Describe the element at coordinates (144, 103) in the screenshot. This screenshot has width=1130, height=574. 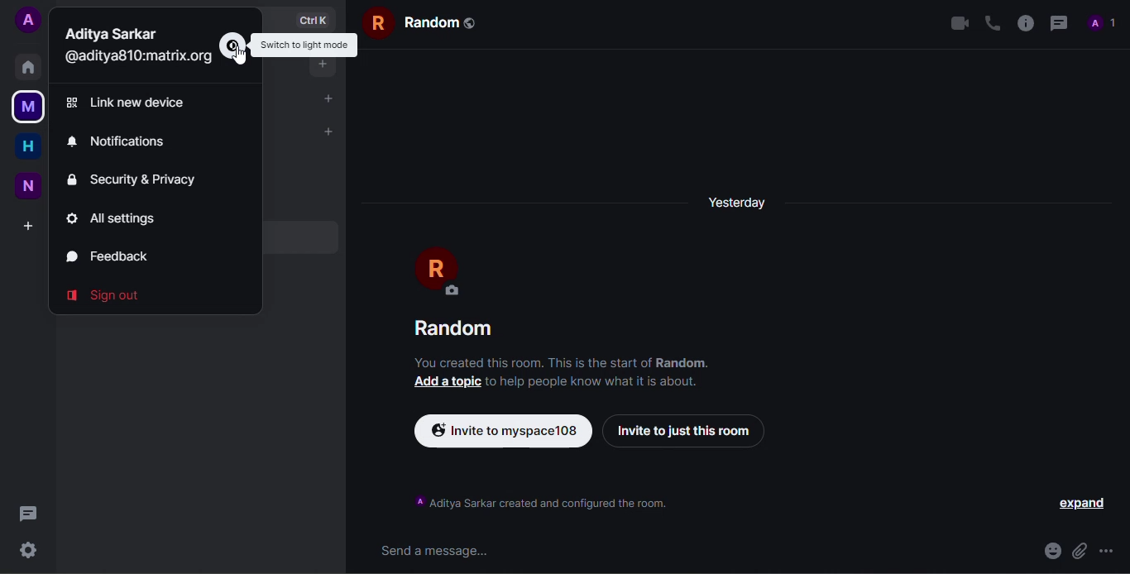
I see `link new device` at that location.